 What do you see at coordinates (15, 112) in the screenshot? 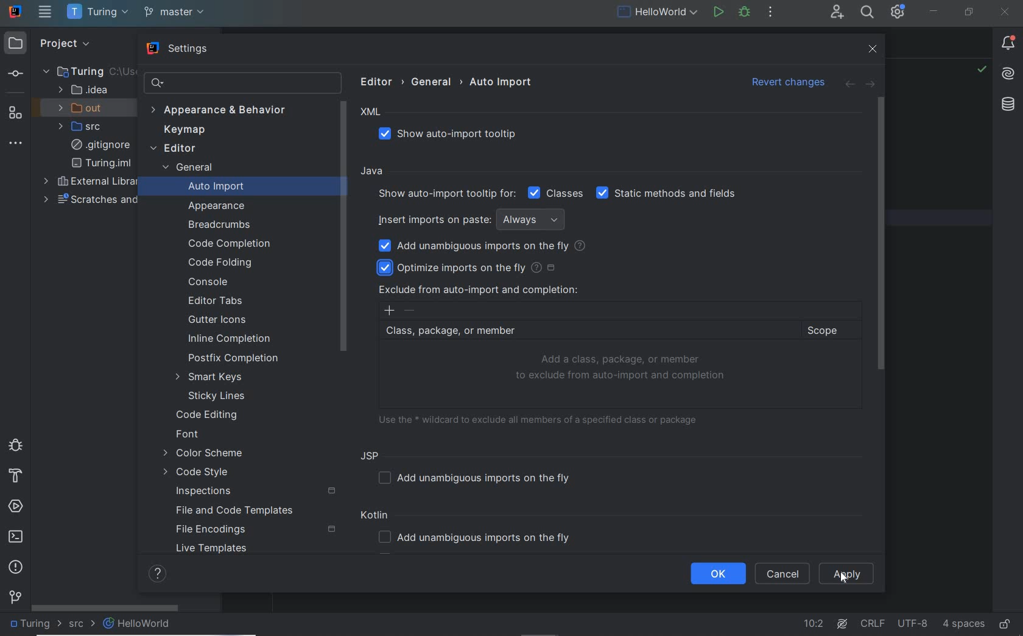
I see `structure` at bounding box center [15, 112].